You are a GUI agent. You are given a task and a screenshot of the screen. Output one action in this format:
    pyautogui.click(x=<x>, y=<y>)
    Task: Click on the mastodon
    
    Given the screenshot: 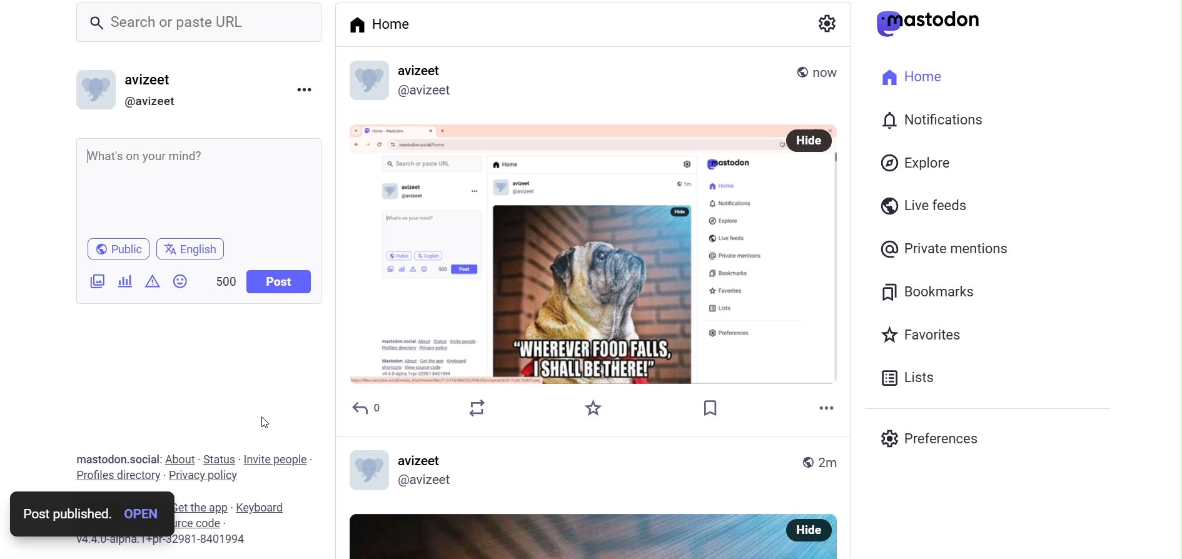 What is the action you would take?
    pyautogui.click(x=931, y=23)
    